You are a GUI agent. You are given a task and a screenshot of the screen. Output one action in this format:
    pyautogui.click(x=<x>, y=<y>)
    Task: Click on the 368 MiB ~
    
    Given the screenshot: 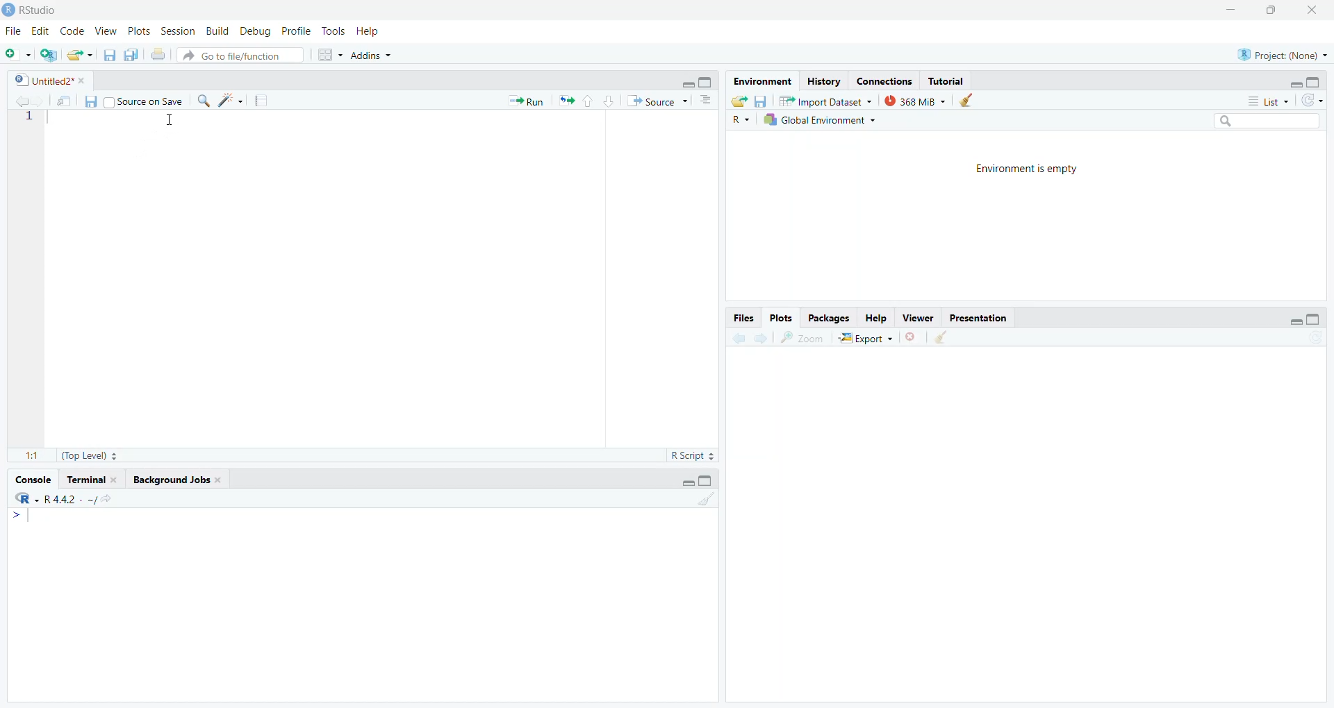 What is the action you would take?
    pyautogui.click(x=915, y=101)
    